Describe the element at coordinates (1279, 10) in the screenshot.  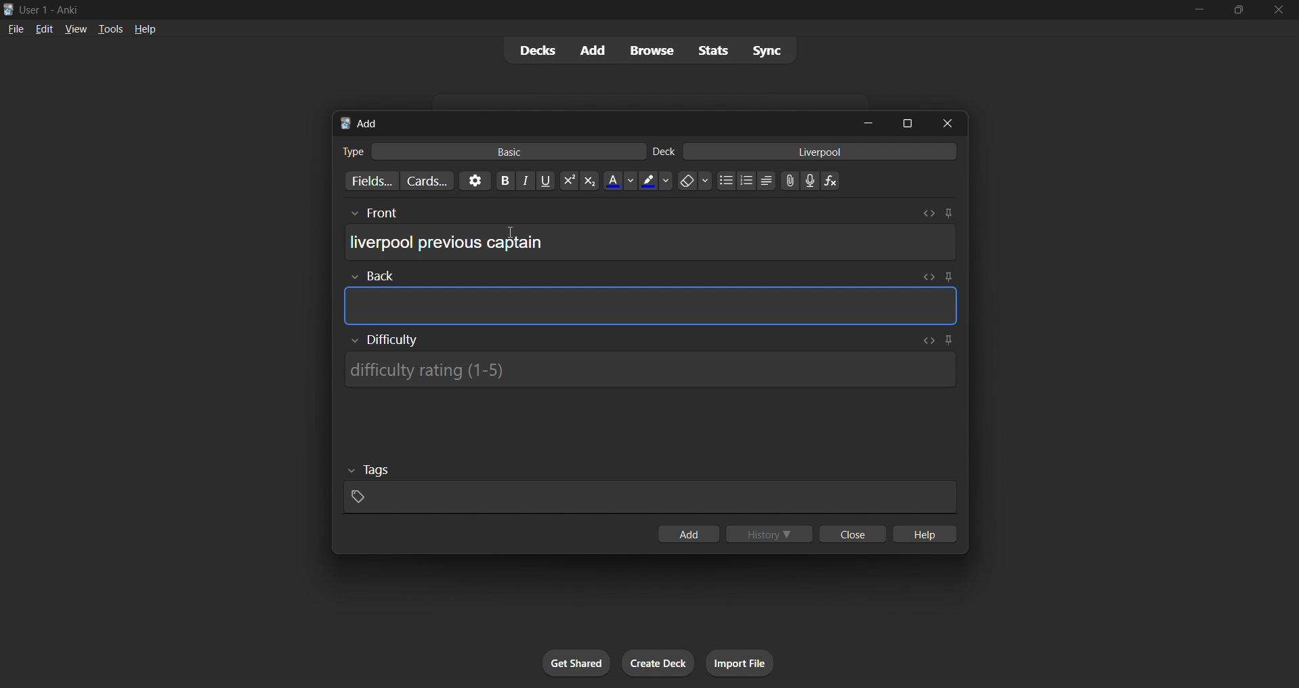
I see `close` at that location.